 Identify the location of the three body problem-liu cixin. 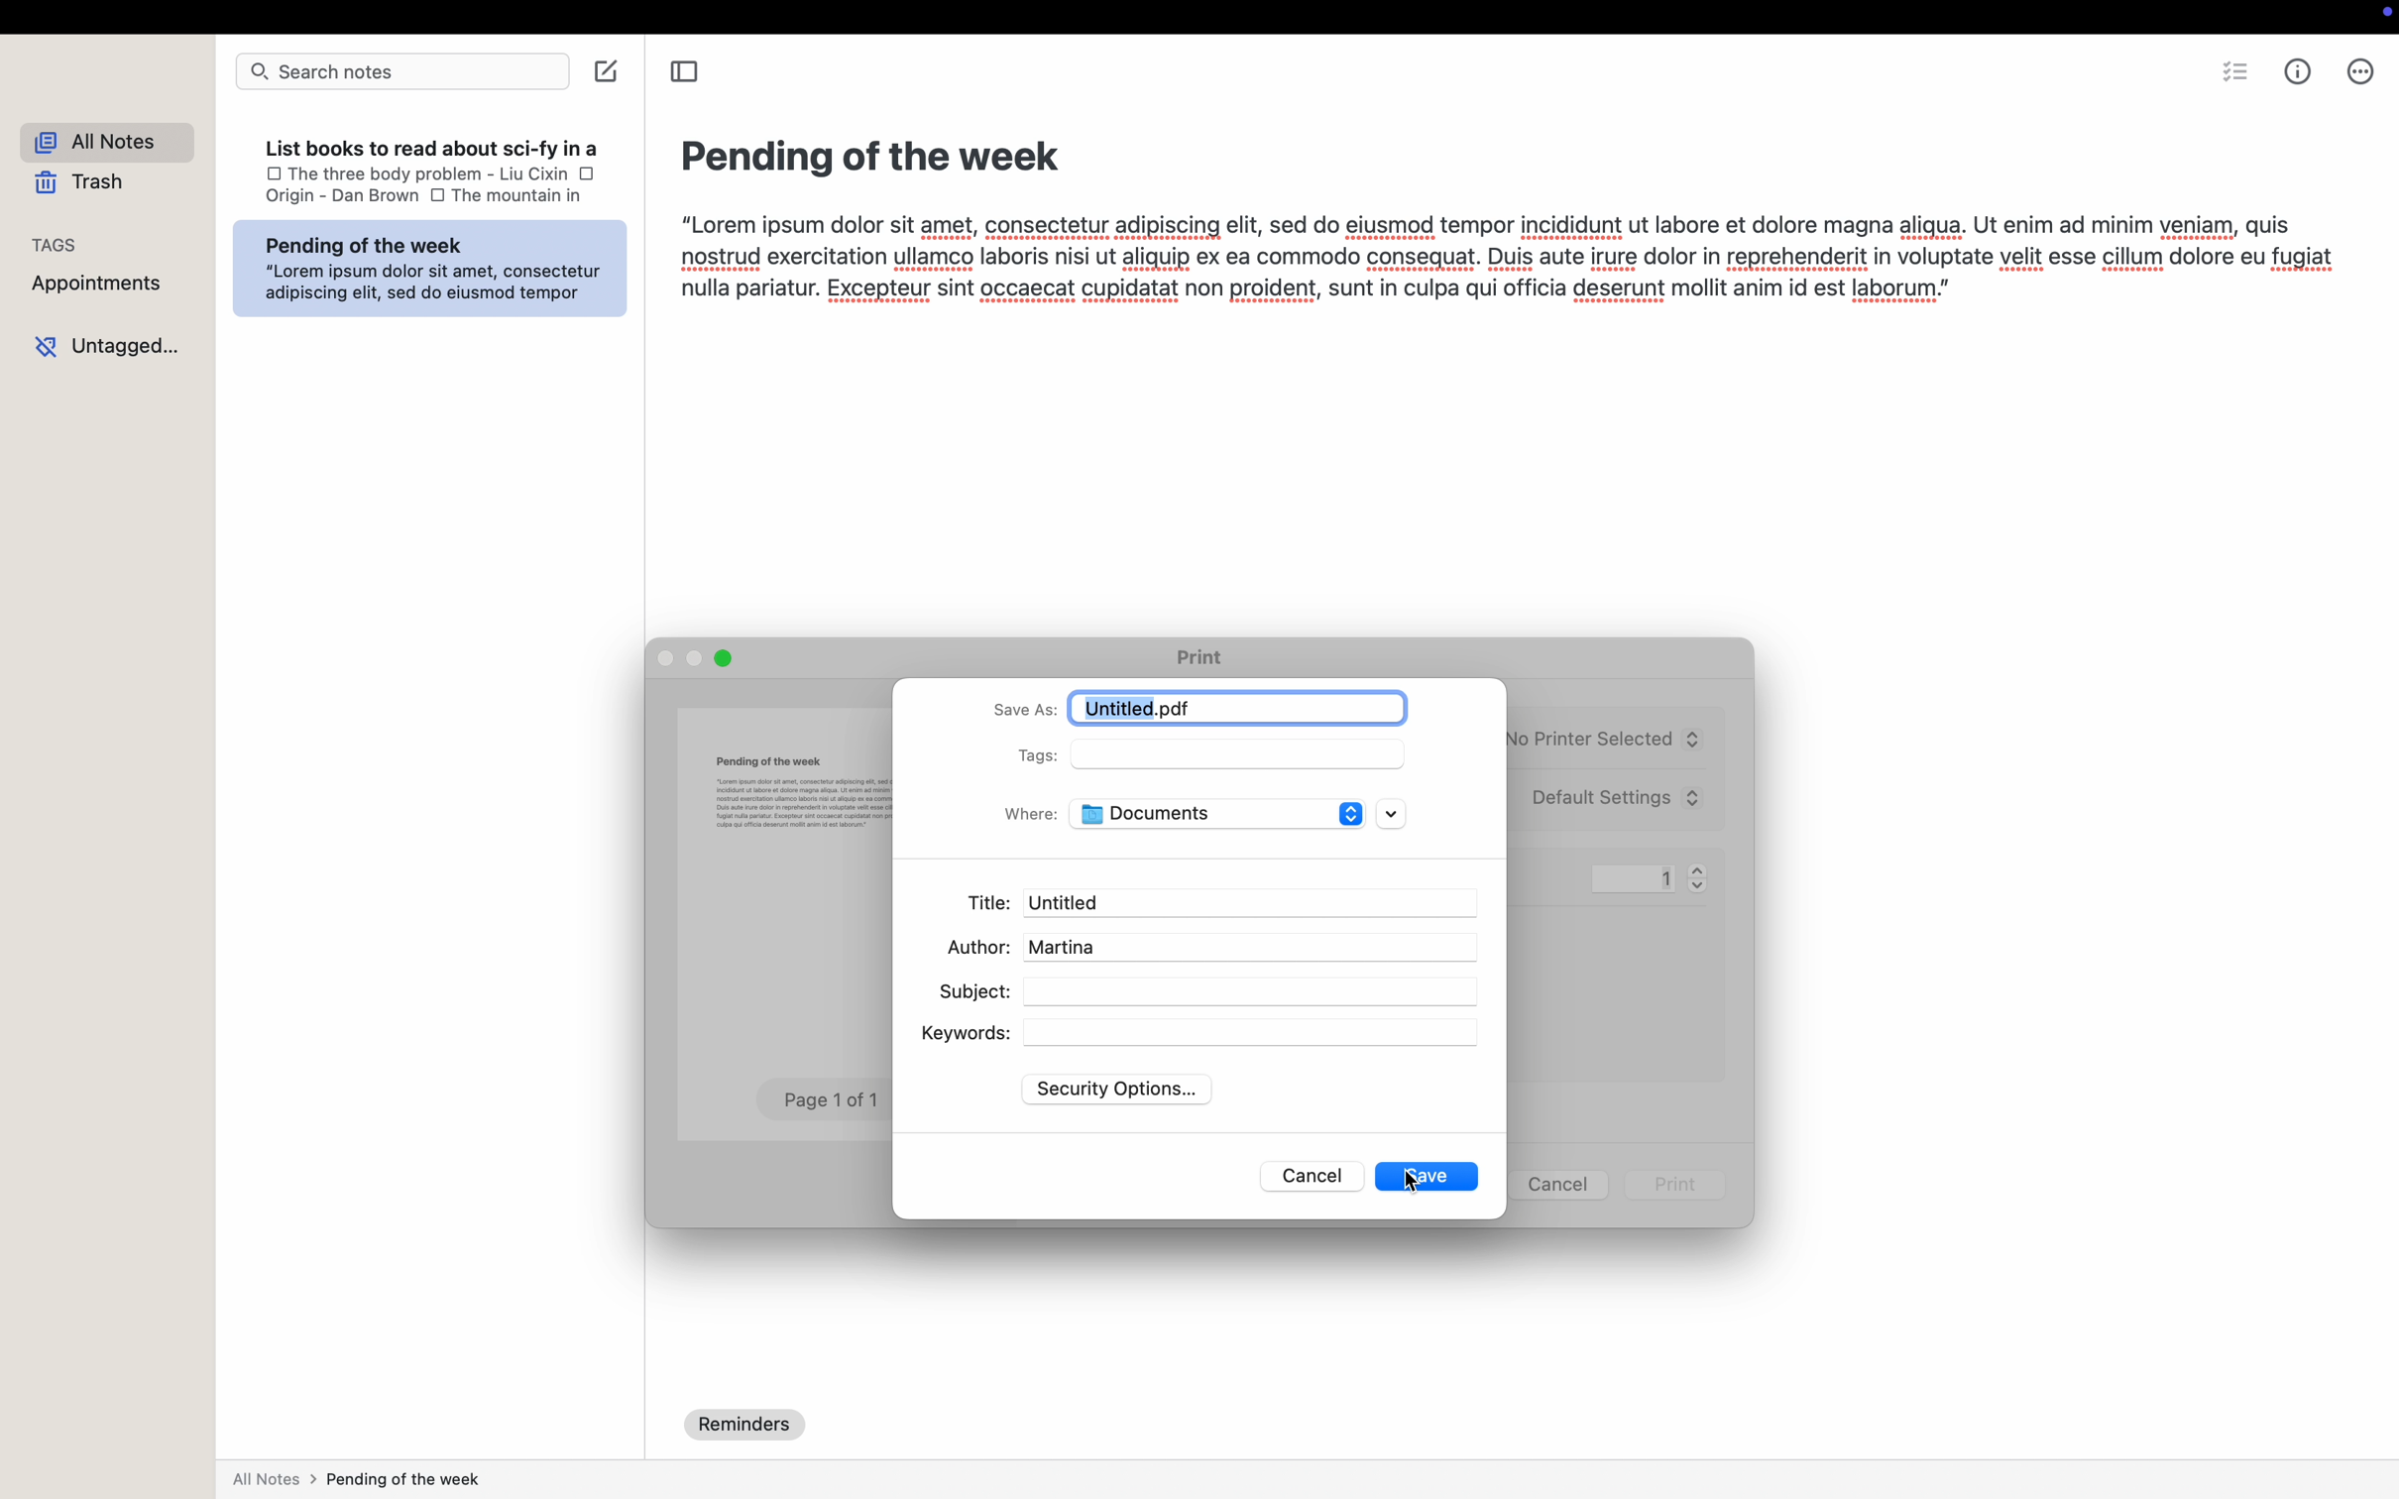
(429, 173).